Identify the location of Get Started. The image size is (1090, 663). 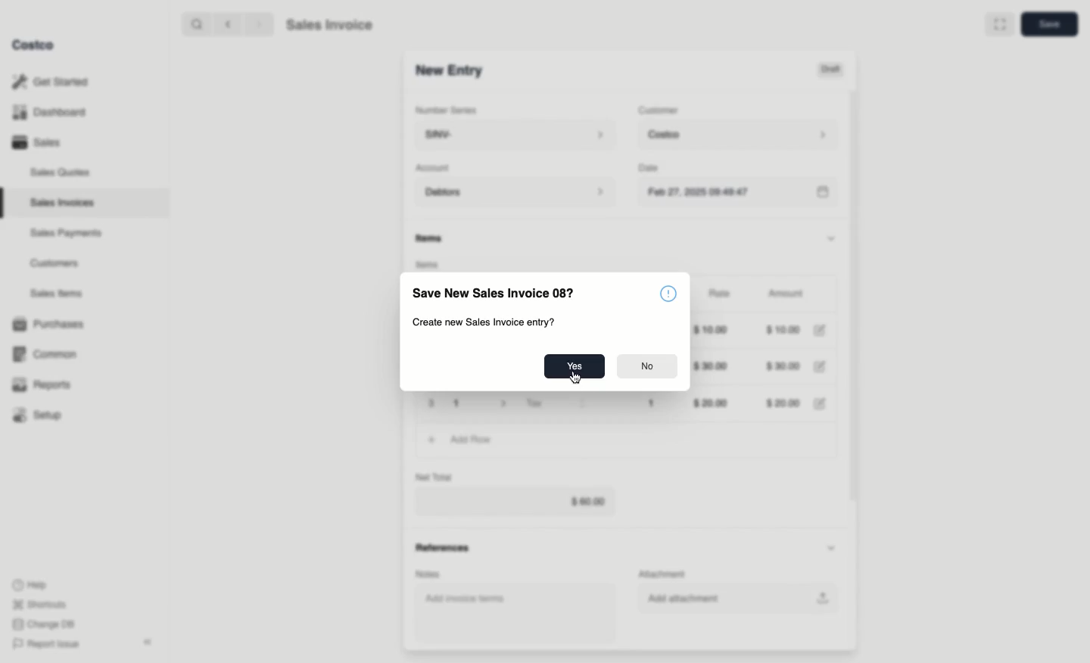
(53, 82).